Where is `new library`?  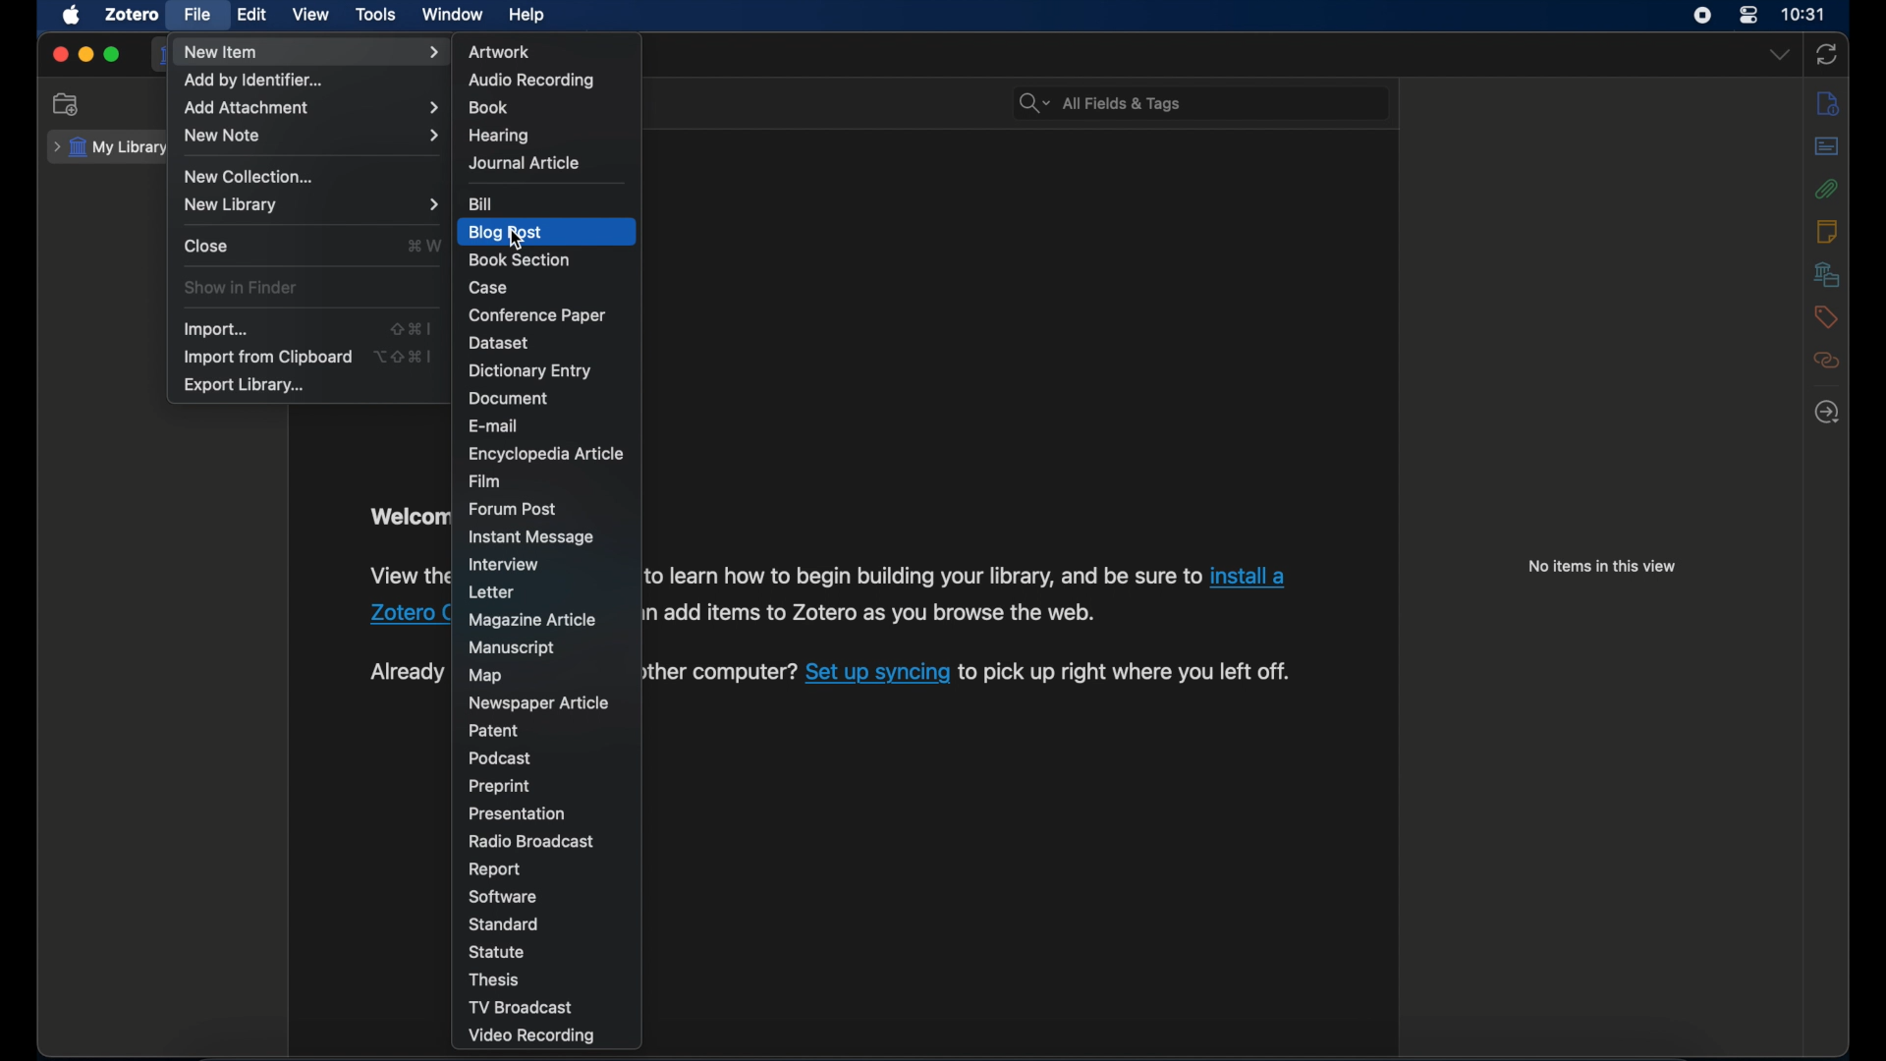 new library is located at coordinates (311, 204).